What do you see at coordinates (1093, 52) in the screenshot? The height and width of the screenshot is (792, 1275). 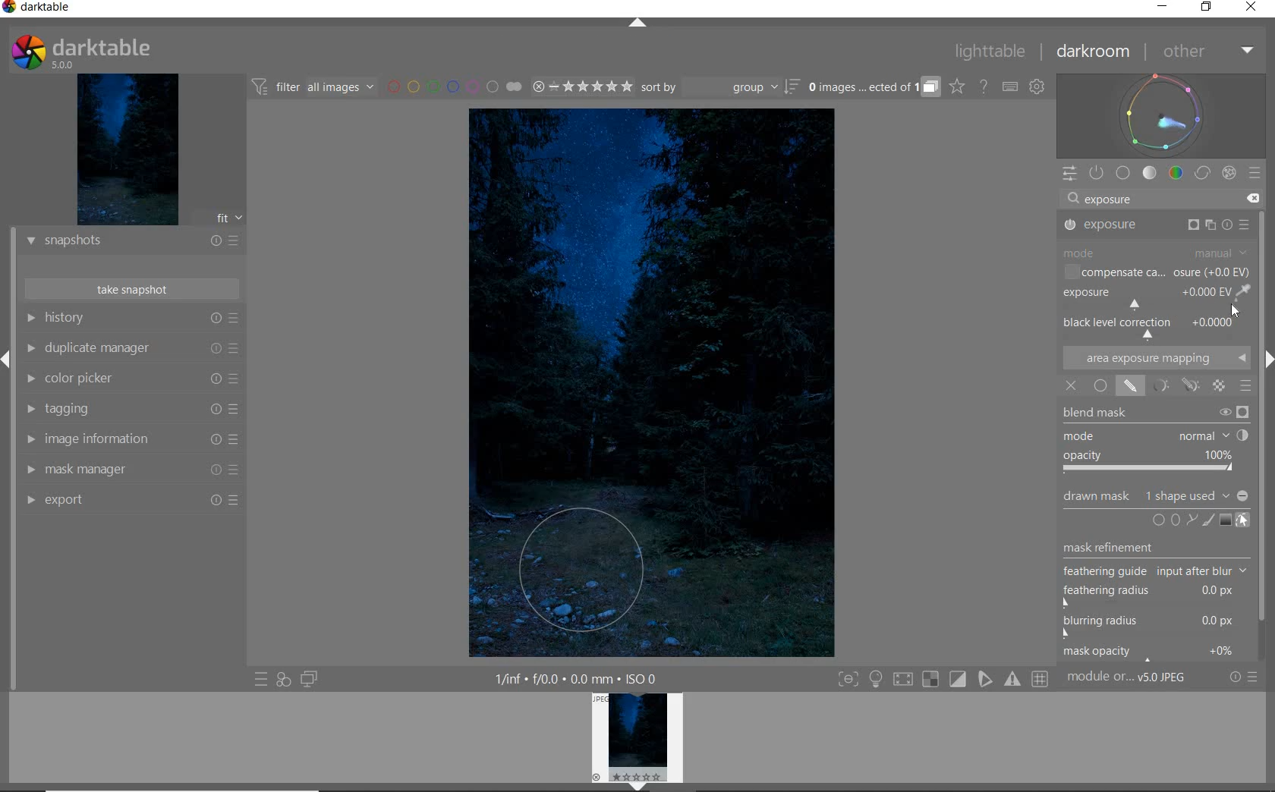 I see `DARKROOM` at bounding box center [1093, 52].